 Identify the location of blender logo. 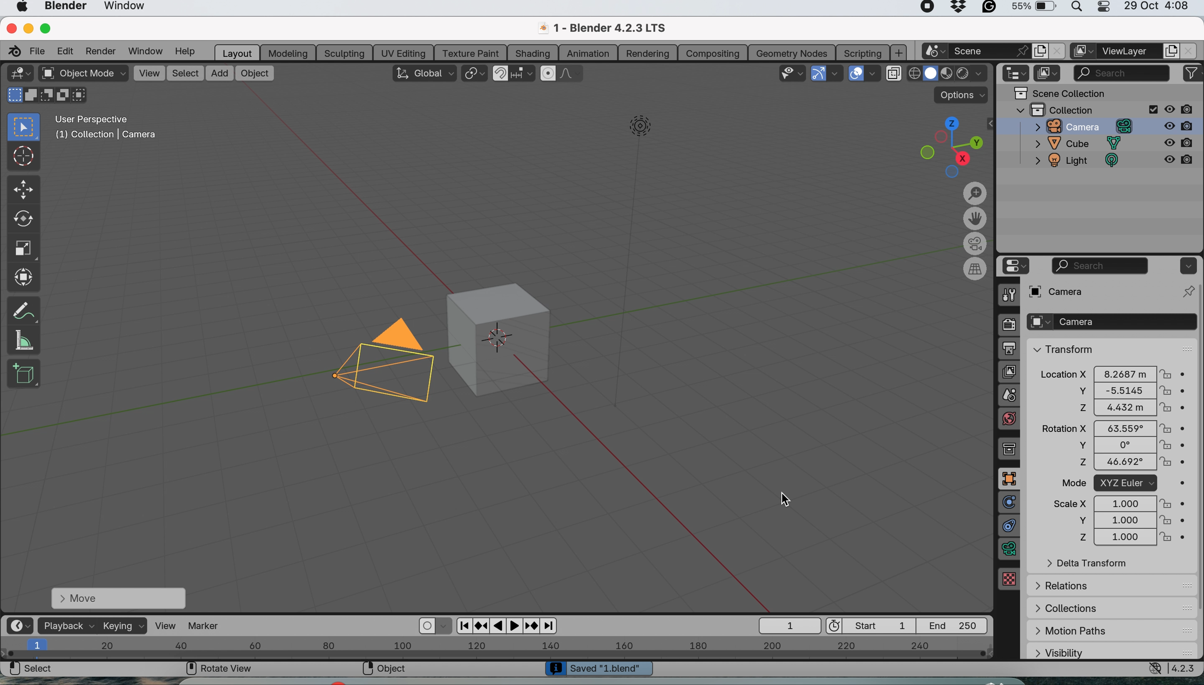
(12, 51).